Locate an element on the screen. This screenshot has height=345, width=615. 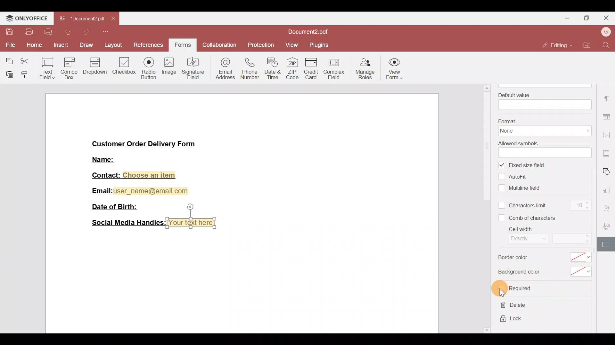
Redo is located at coordinates (86, 32).